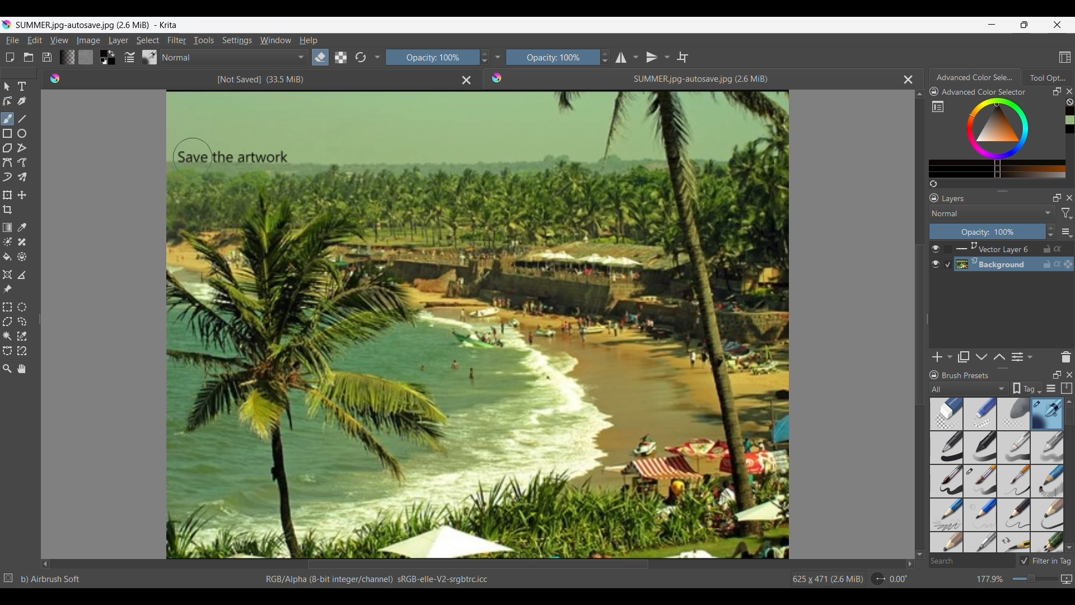 The image size is (1075, 605). I want to click on Polygonal selection tool, so click(8, 322).